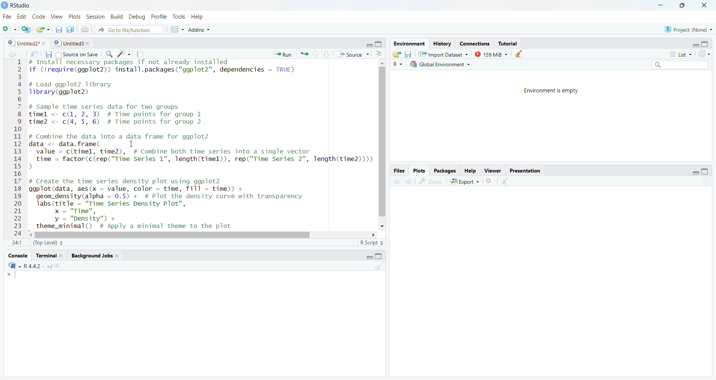 The width and height of the screenshot is (716, 380). I want to click on Untitled3, so click(72, 42).